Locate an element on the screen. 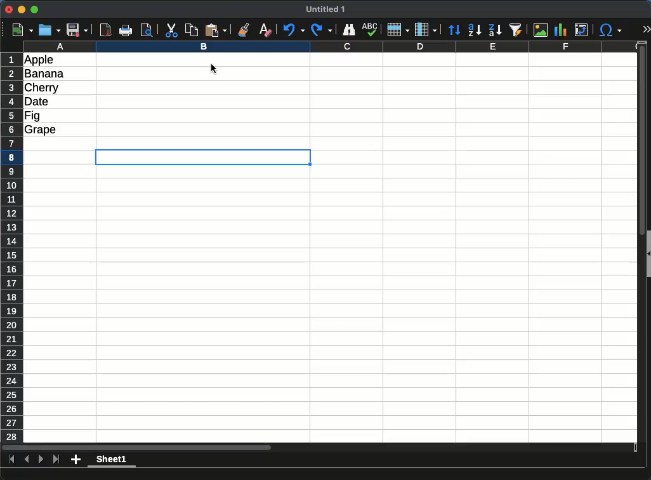 The height and width of the screenshot is (480, 651). Untitled 1 is located at coordinates (325, 9).